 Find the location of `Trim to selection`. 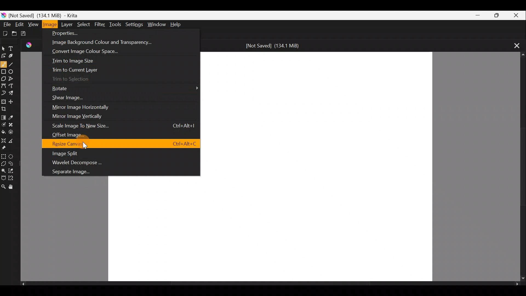

Trim to selection is located at coordinates (70, 79).